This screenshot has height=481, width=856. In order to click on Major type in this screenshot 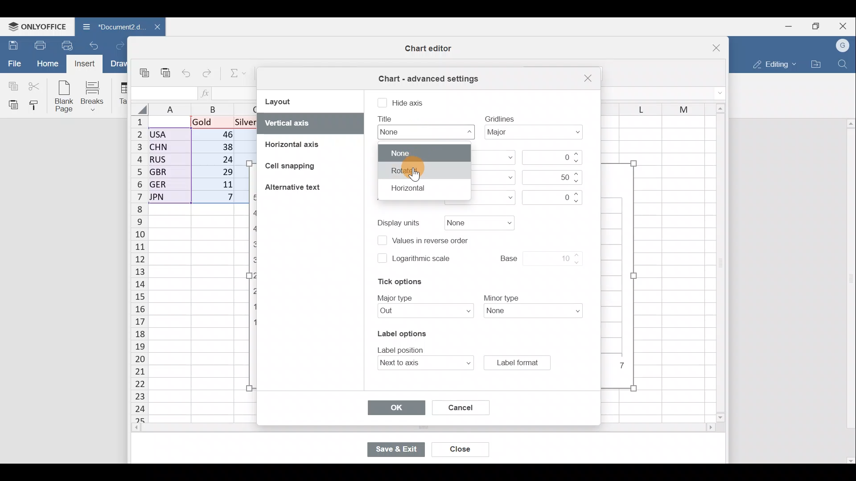, I will do `click(425, 312)`.